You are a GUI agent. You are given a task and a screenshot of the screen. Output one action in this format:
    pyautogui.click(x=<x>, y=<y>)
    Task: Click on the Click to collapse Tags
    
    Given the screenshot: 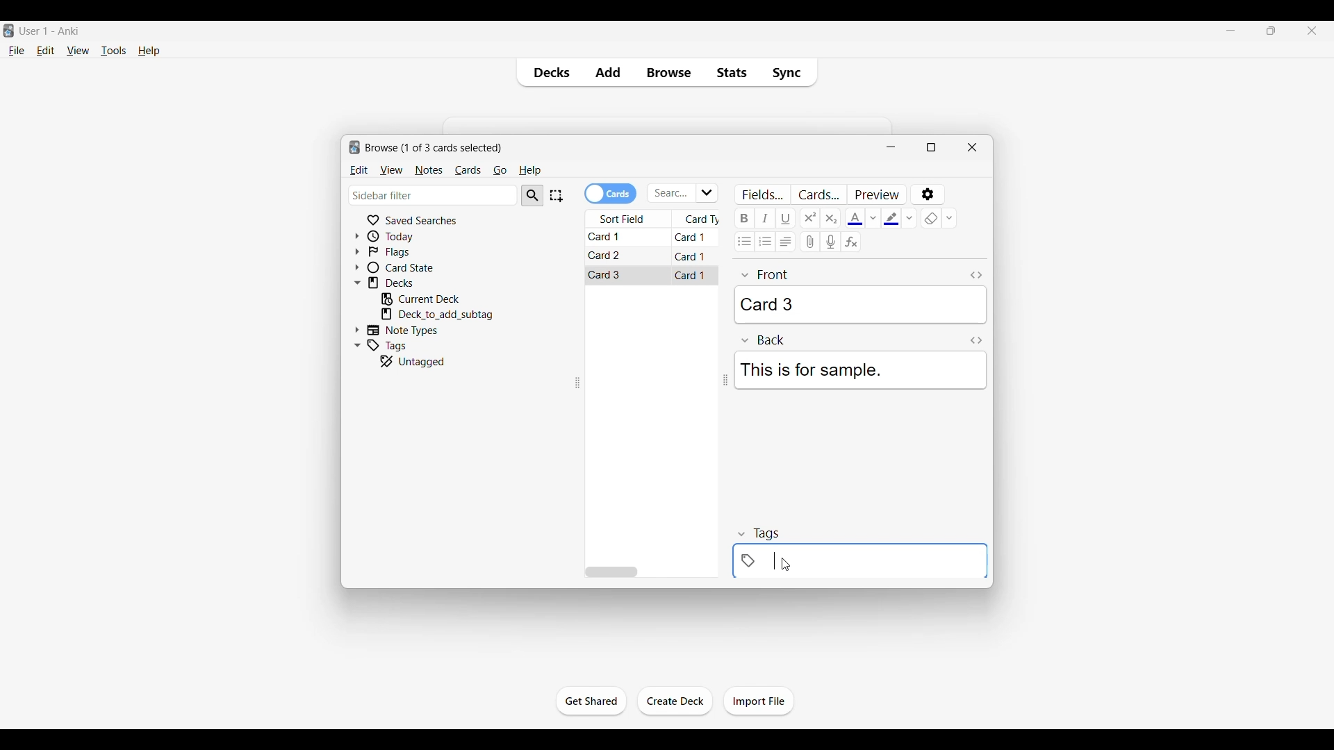 What is the action you would take?
    pyautogui.click(x=357, y=345)
    